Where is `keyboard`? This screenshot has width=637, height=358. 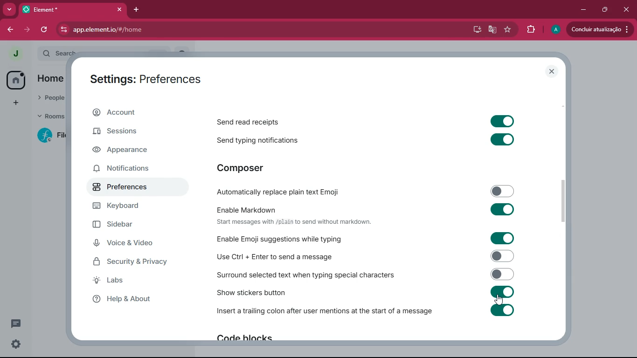
keyboard is located at coordinates (127, 207).